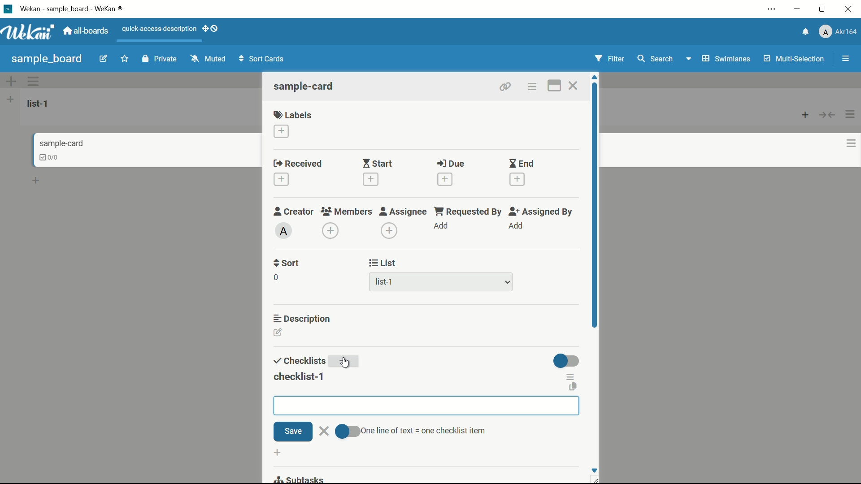  Describe the element at coordinates (804, 31) in the screenshot. I see `notifications` at that location.